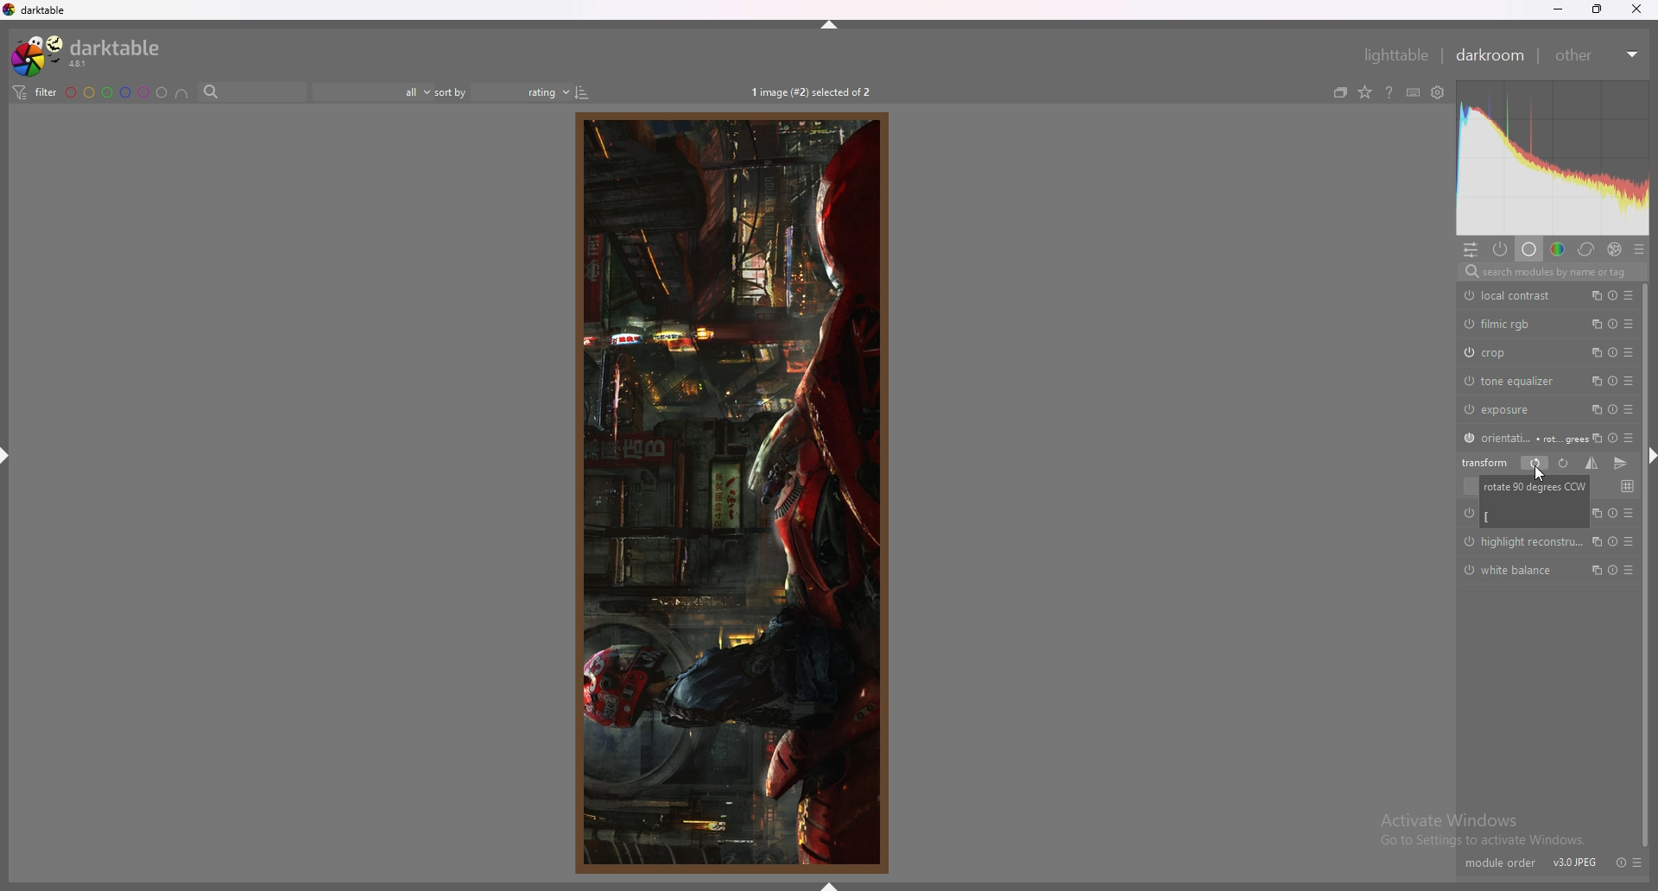 The width and height of the screenshot is (1658, 891). Describe the element at coordinates (1613, 408) in the screenshot. I see `reset` at that location.